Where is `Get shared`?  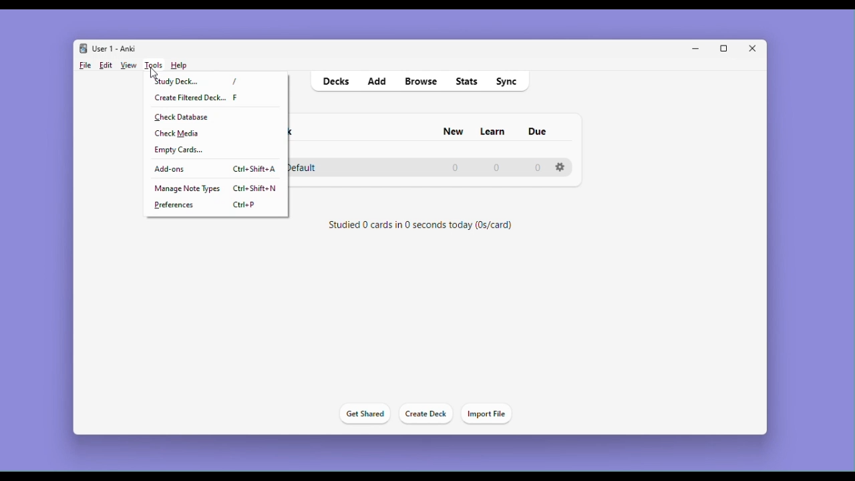 Get shared is located at coordinates (367, 416).